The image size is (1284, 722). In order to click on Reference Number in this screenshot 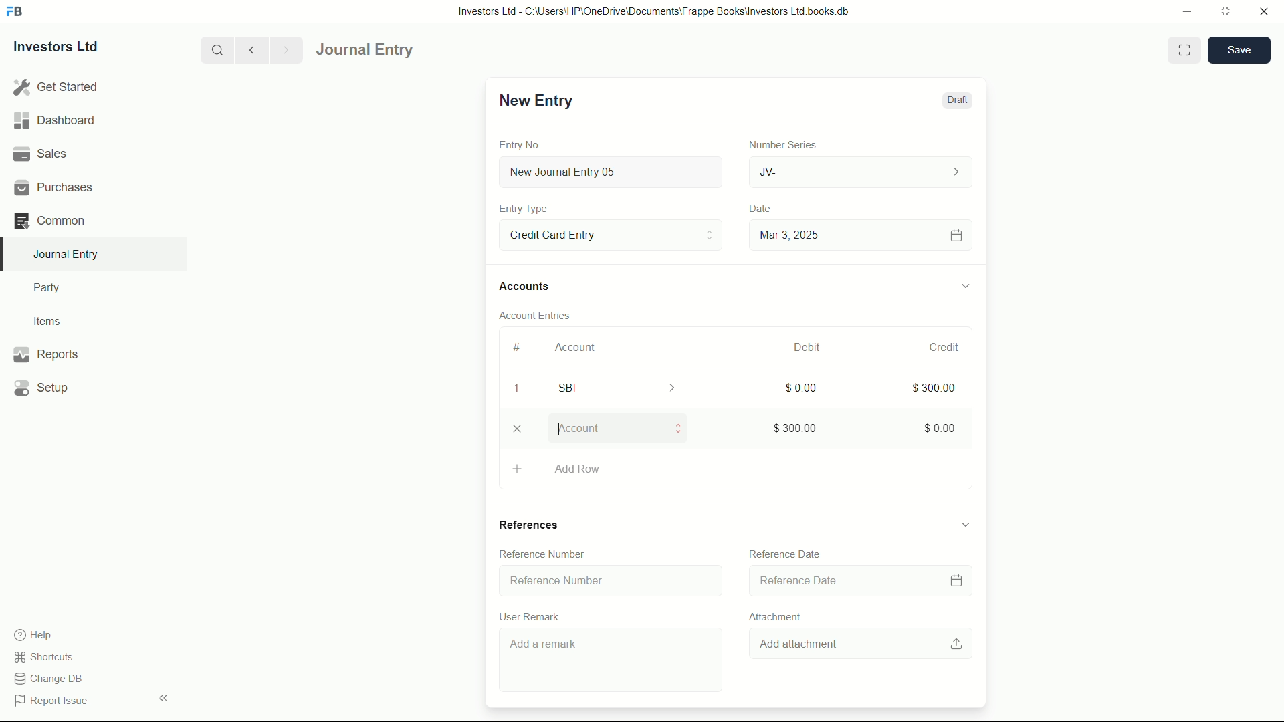, I will do `click(540, 556)`.